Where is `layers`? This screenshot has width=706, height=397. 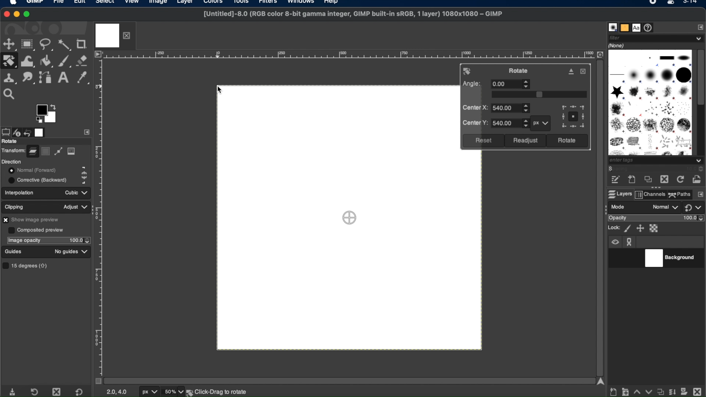 layers is located at coordinates (618, 194).